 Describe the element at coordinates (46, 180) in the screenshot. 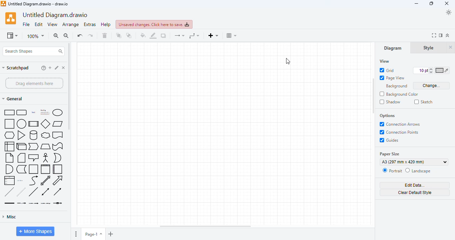

I see `bidirectional arrow` at that location.